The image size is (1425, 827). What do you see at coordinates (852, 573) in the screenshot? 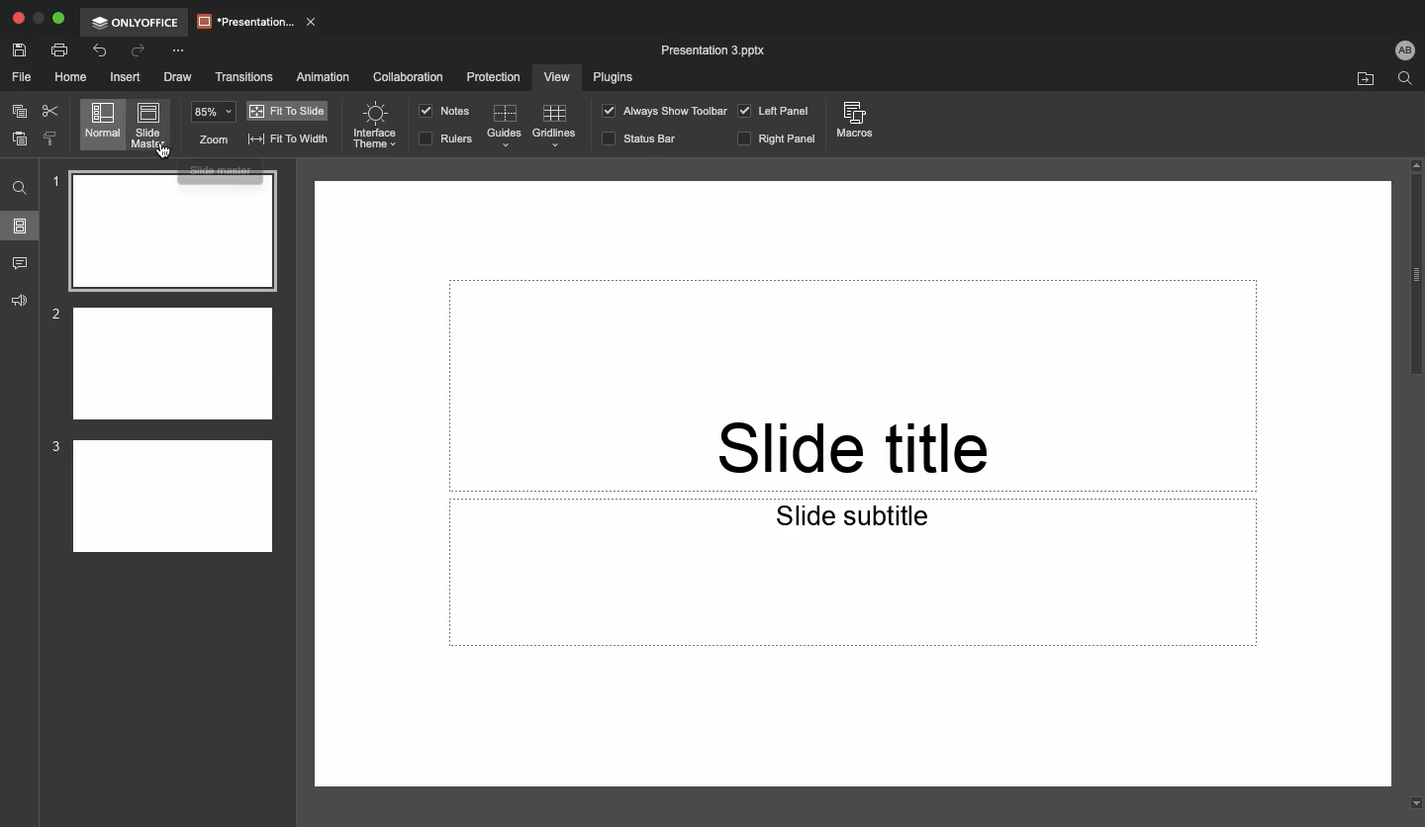
I see `Slide subtitle` at bounding box center [852, 573].